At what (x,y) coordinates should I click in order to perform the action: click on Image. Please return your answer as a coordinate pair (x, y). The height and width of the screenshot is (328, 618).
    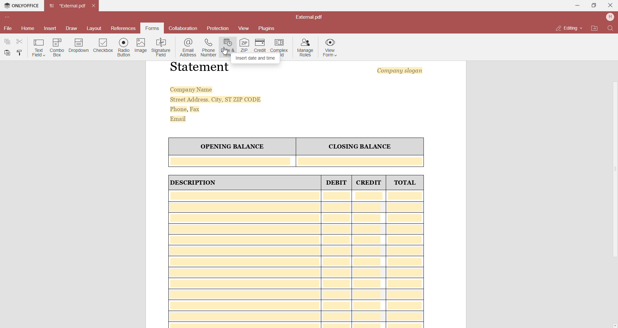
    Looking at the image, I should click on (141, 45).